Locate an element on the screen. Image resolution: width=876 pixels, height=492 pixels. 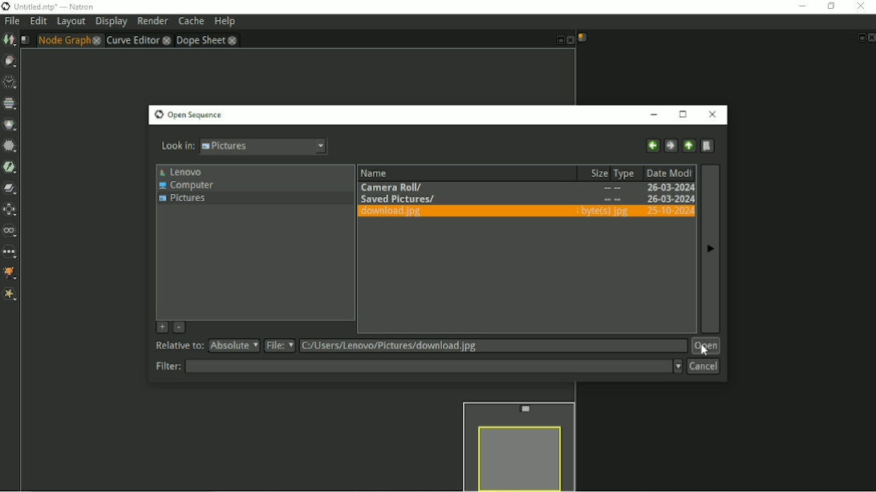
file is located at coordinates (280, 345).